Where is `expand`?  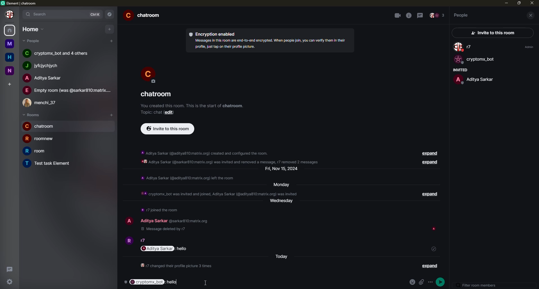
expand is located at coordinates (430, 266).